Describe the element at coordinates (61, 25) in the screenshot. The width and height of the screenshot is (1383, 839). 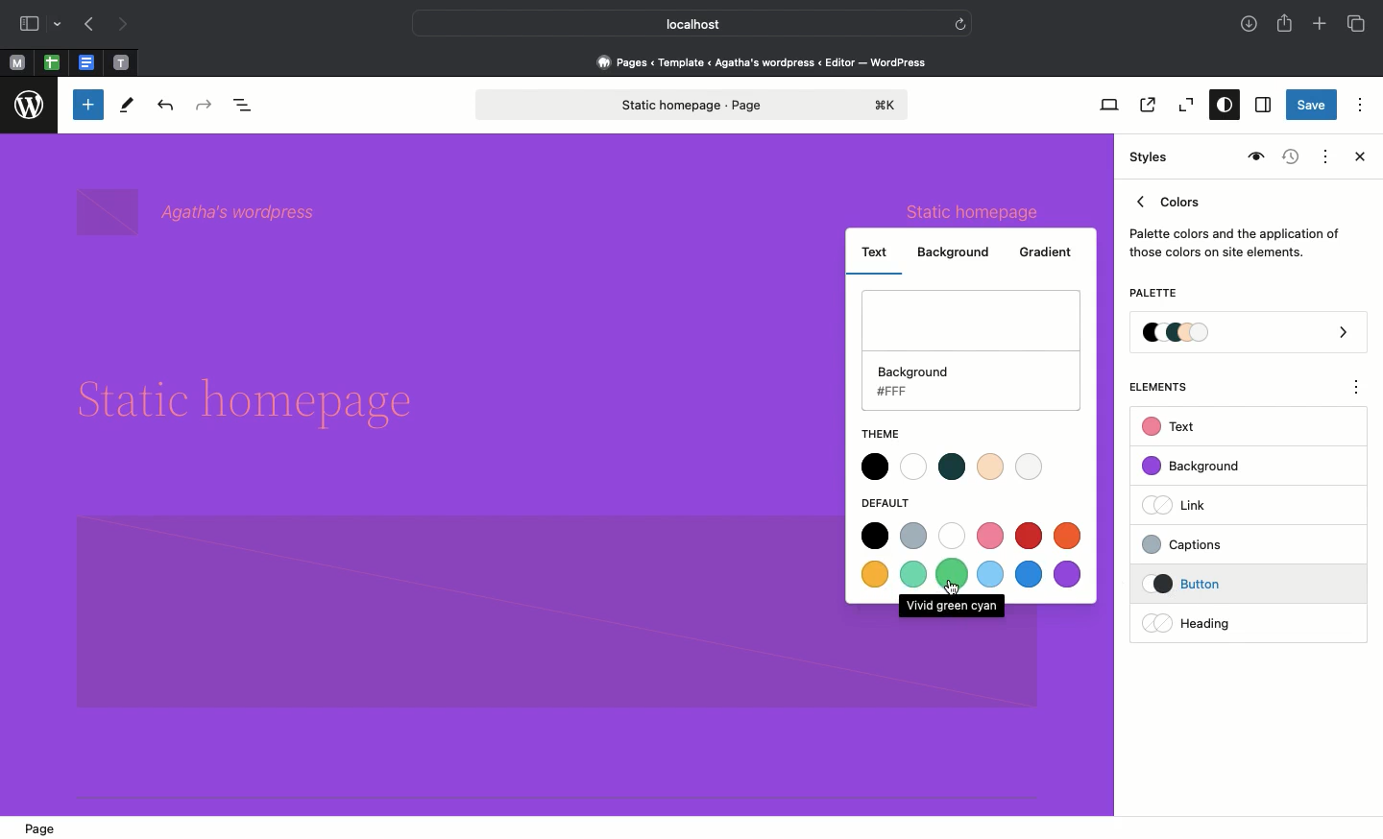
I see `drop-down` at that location.